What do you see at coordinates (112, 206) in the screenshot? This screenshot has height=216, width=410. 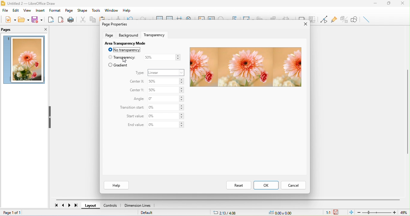 I see `controls` at bounding box center [112, 206].